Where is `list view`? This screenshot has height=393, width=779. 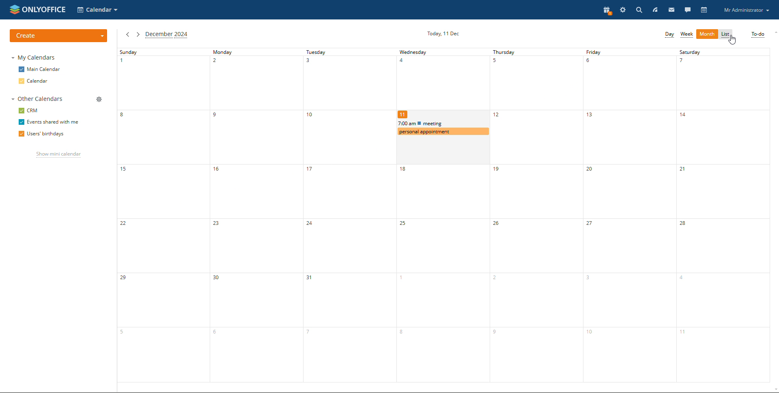
list view is located at coordinates (726, 35).